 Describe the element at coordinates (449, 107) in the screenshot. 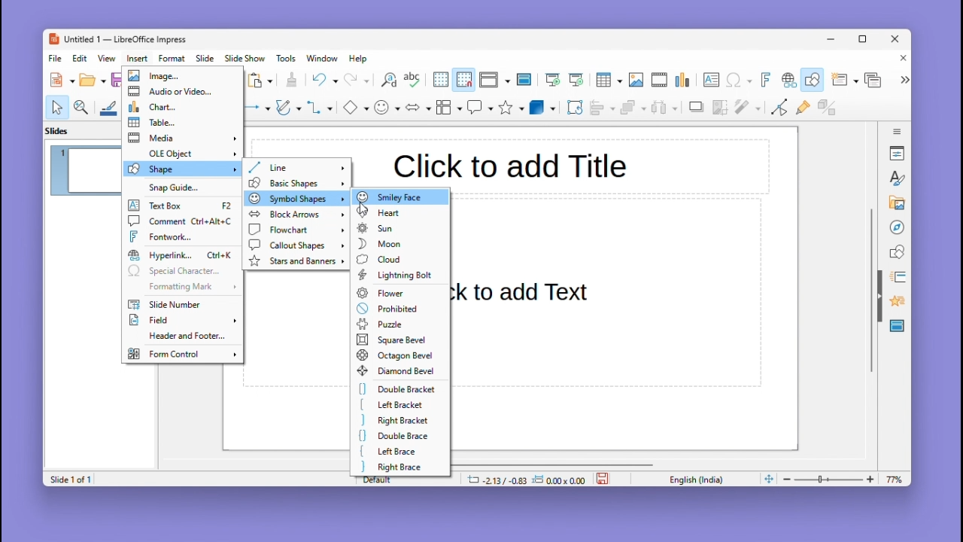

I see `Blocks` at that location.